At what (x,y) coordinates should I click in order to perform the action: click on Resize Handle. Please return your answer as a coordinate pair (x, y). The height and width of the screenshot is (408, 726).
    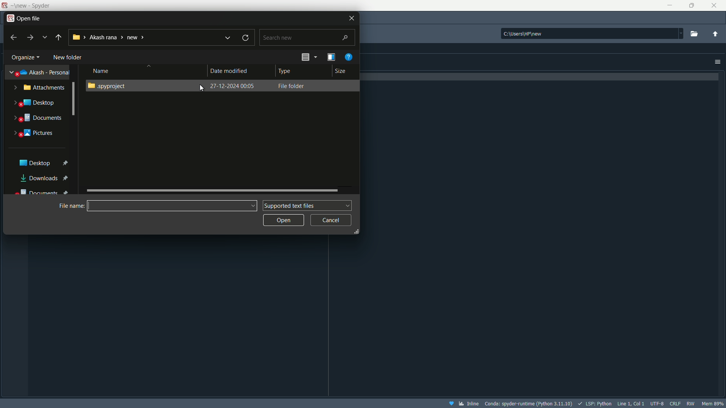
    Looking at the image, I should click on (357, 232).